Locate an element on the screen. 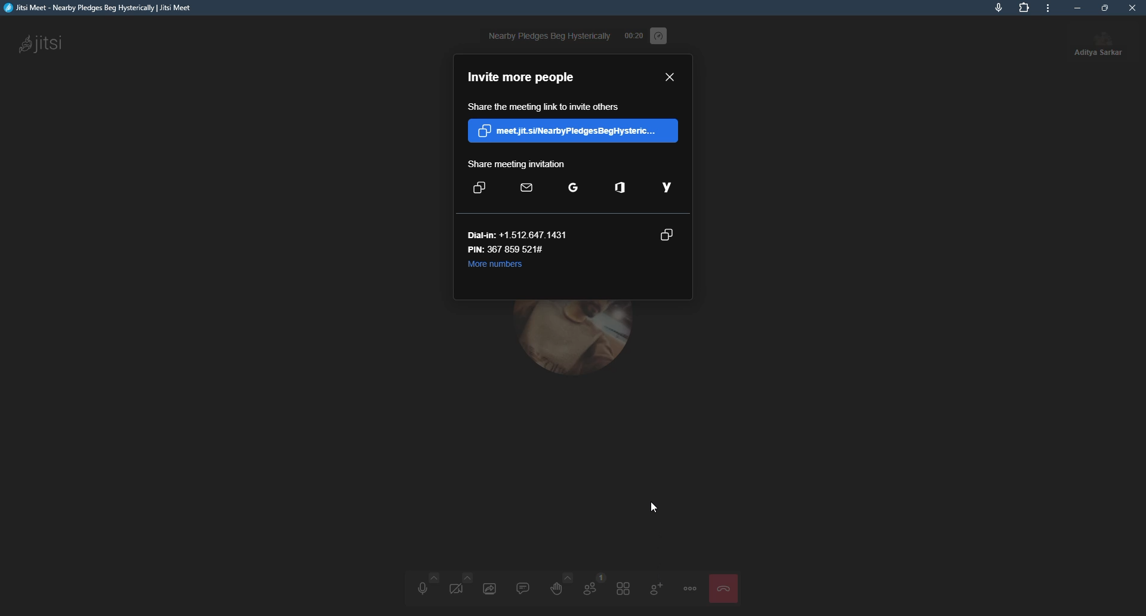 Image resolution: width=1146 pixels, height=616 pixels. cursor is located at coordinates (649, 506).